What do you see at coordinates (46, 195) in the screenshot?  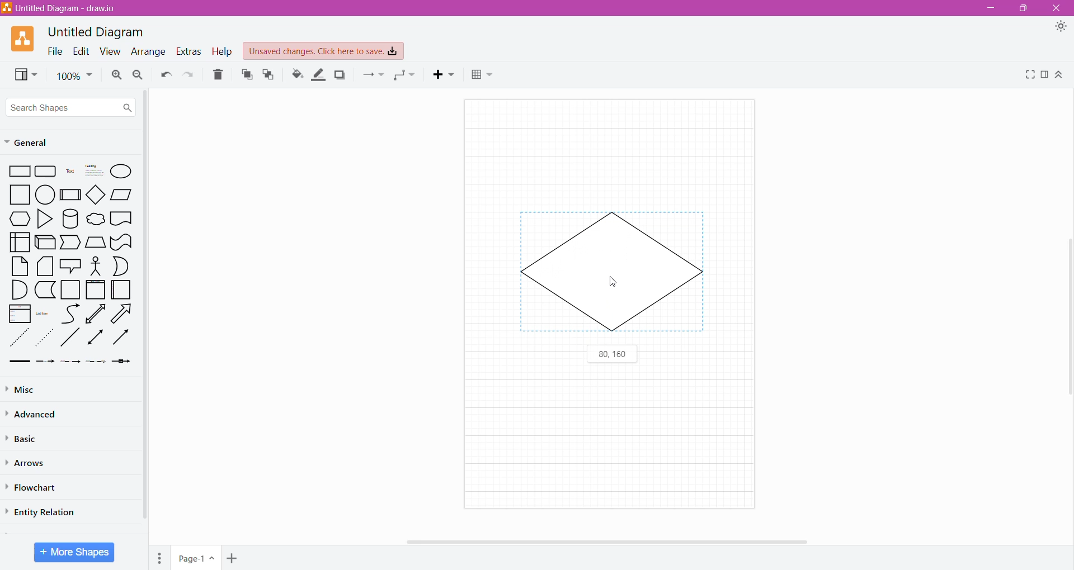 I see `Circle` at bounding box center [46, 195].